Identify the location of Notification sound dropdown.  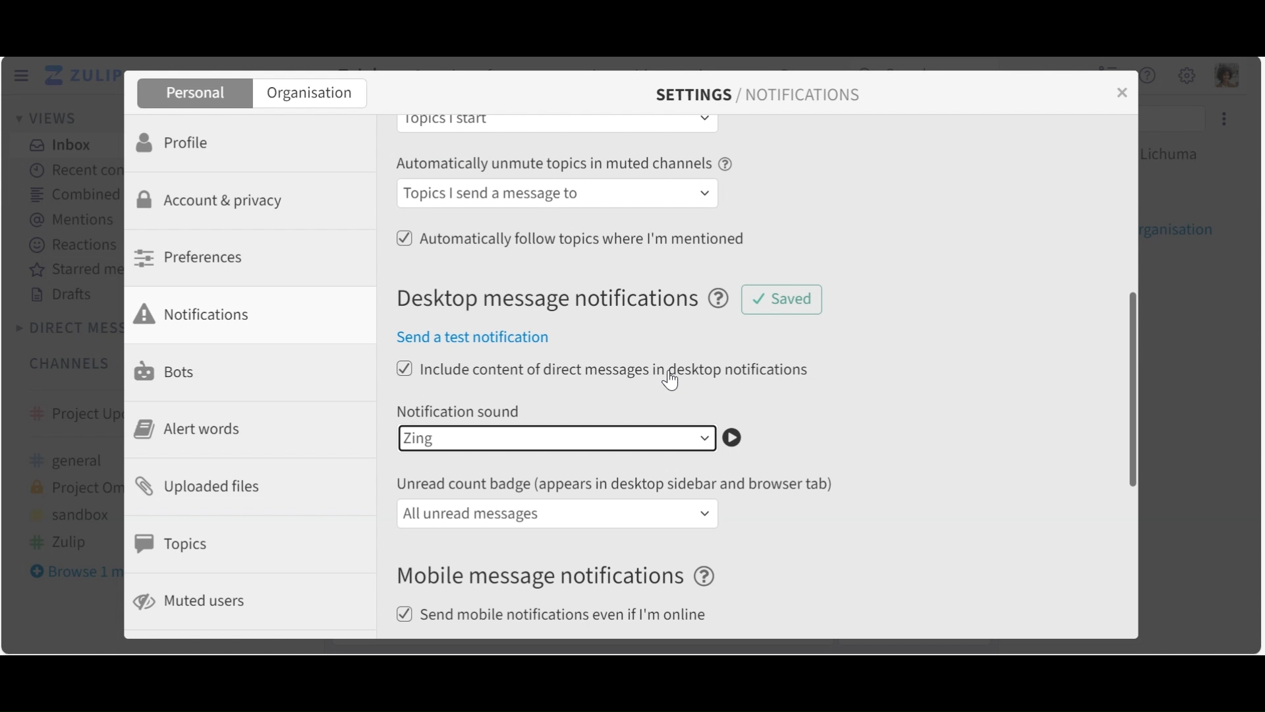
(555, 438).